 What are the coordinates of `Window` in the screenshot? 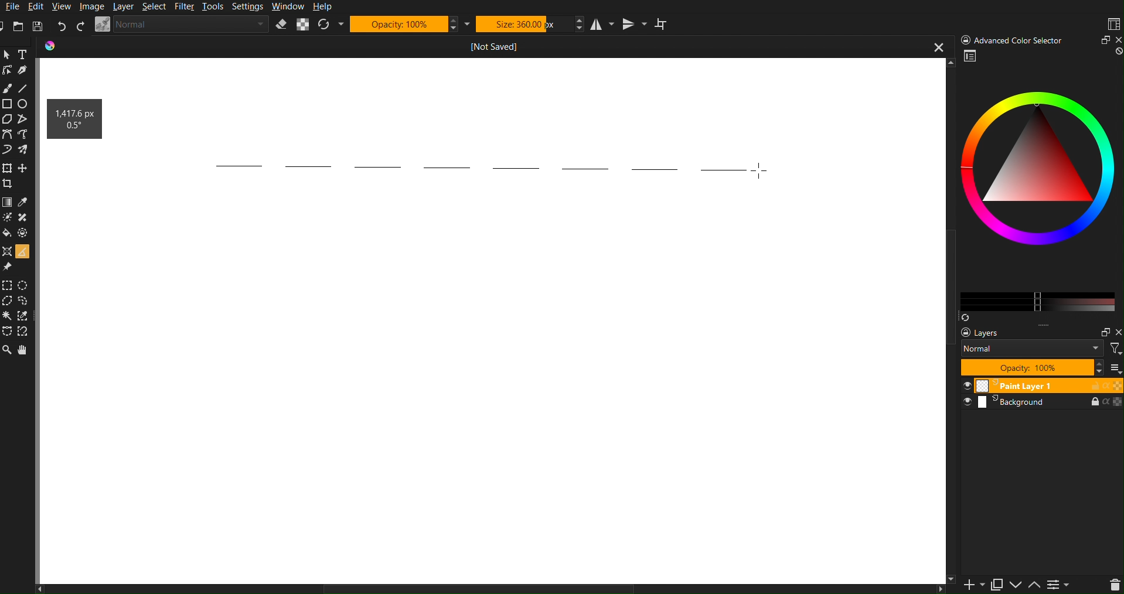 It's located at (287, 7).